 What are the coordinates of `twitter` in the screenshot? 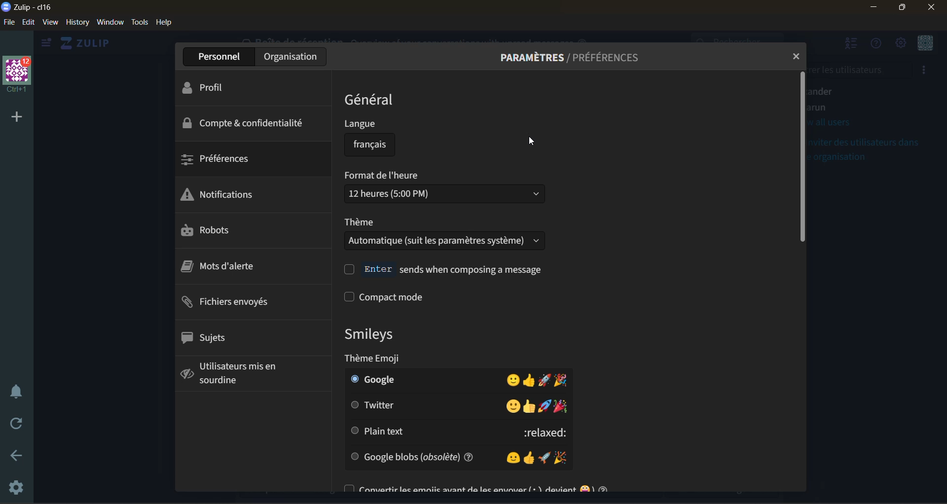 It's located at (453, 405).